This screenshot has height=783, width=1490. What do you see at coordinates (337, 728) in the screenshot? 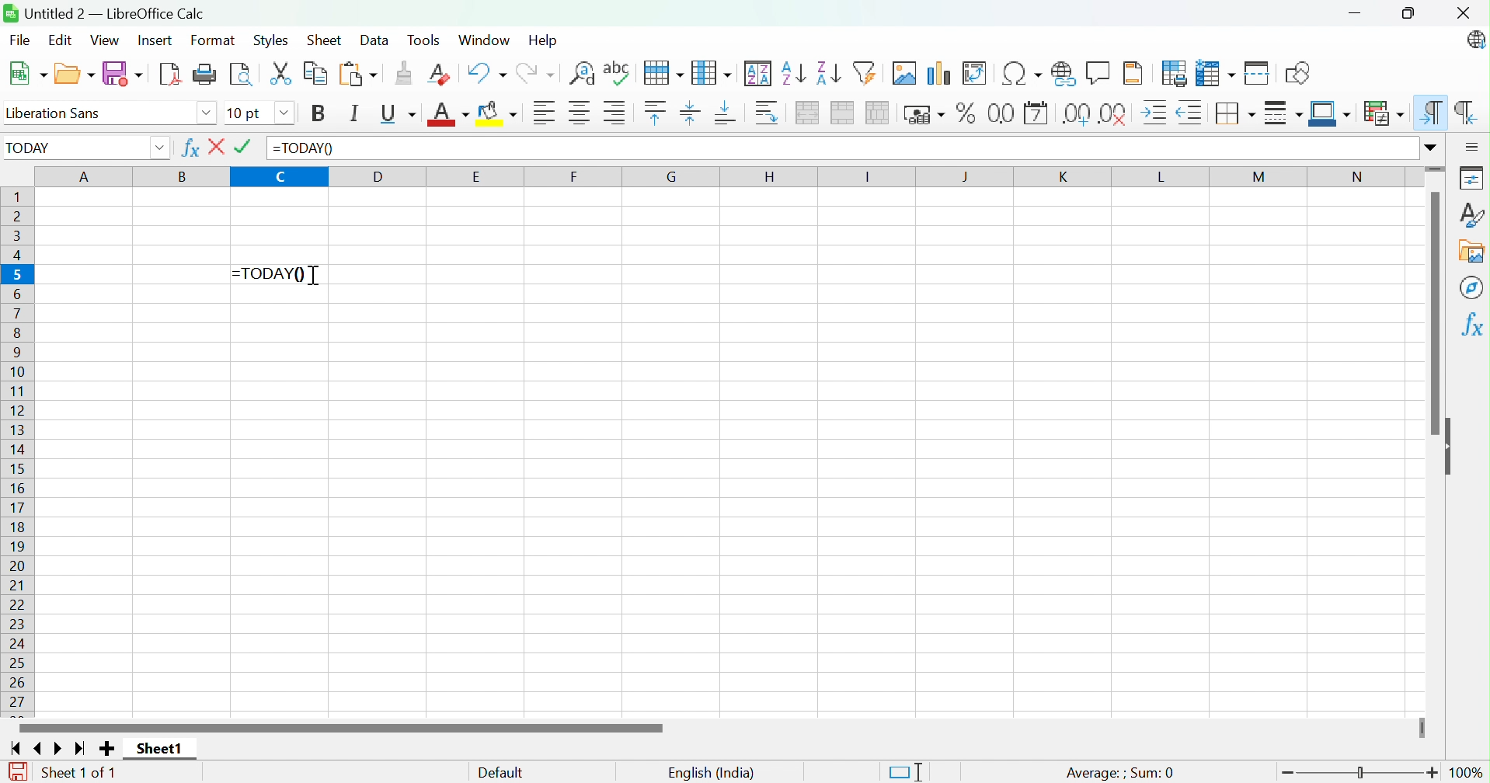
I see `Scroll bar` at bounding box center [337, 728].